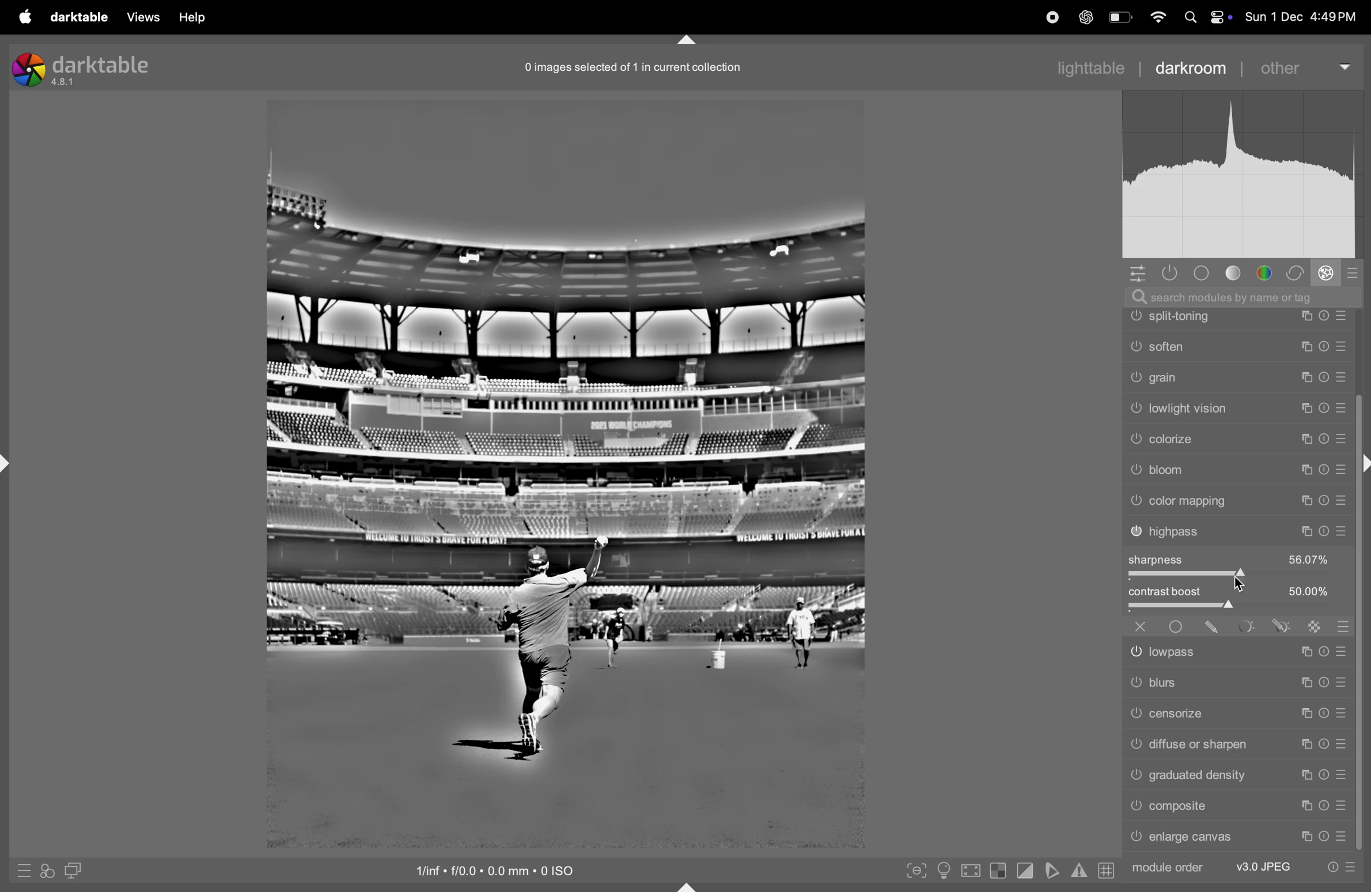  What do you see at coordinates (1090, 66) in the screenshot?
I see `lighttable` at bounding box center [1090, 66].